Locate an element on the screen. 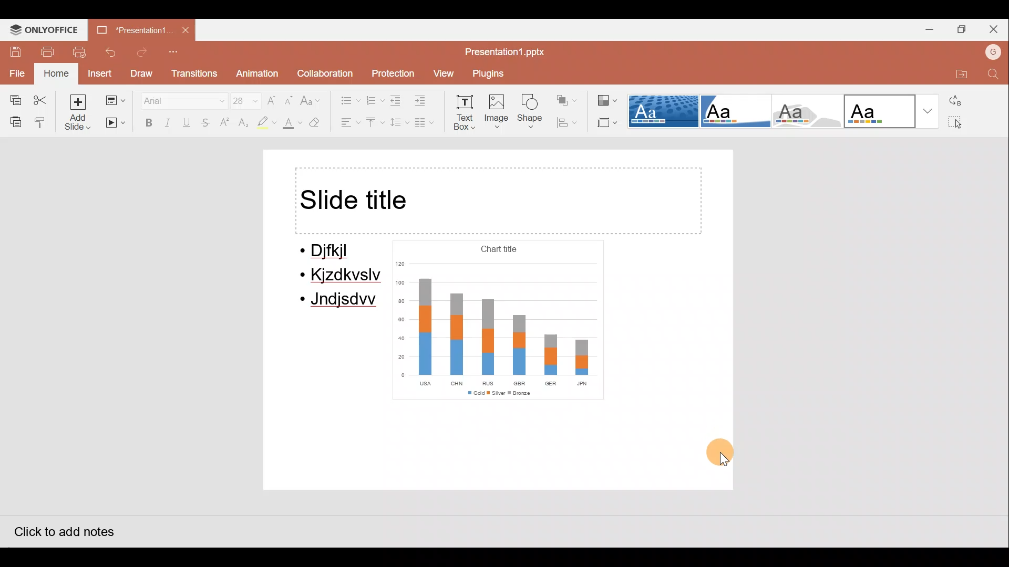  Insert is located at coordinates (97, 74).